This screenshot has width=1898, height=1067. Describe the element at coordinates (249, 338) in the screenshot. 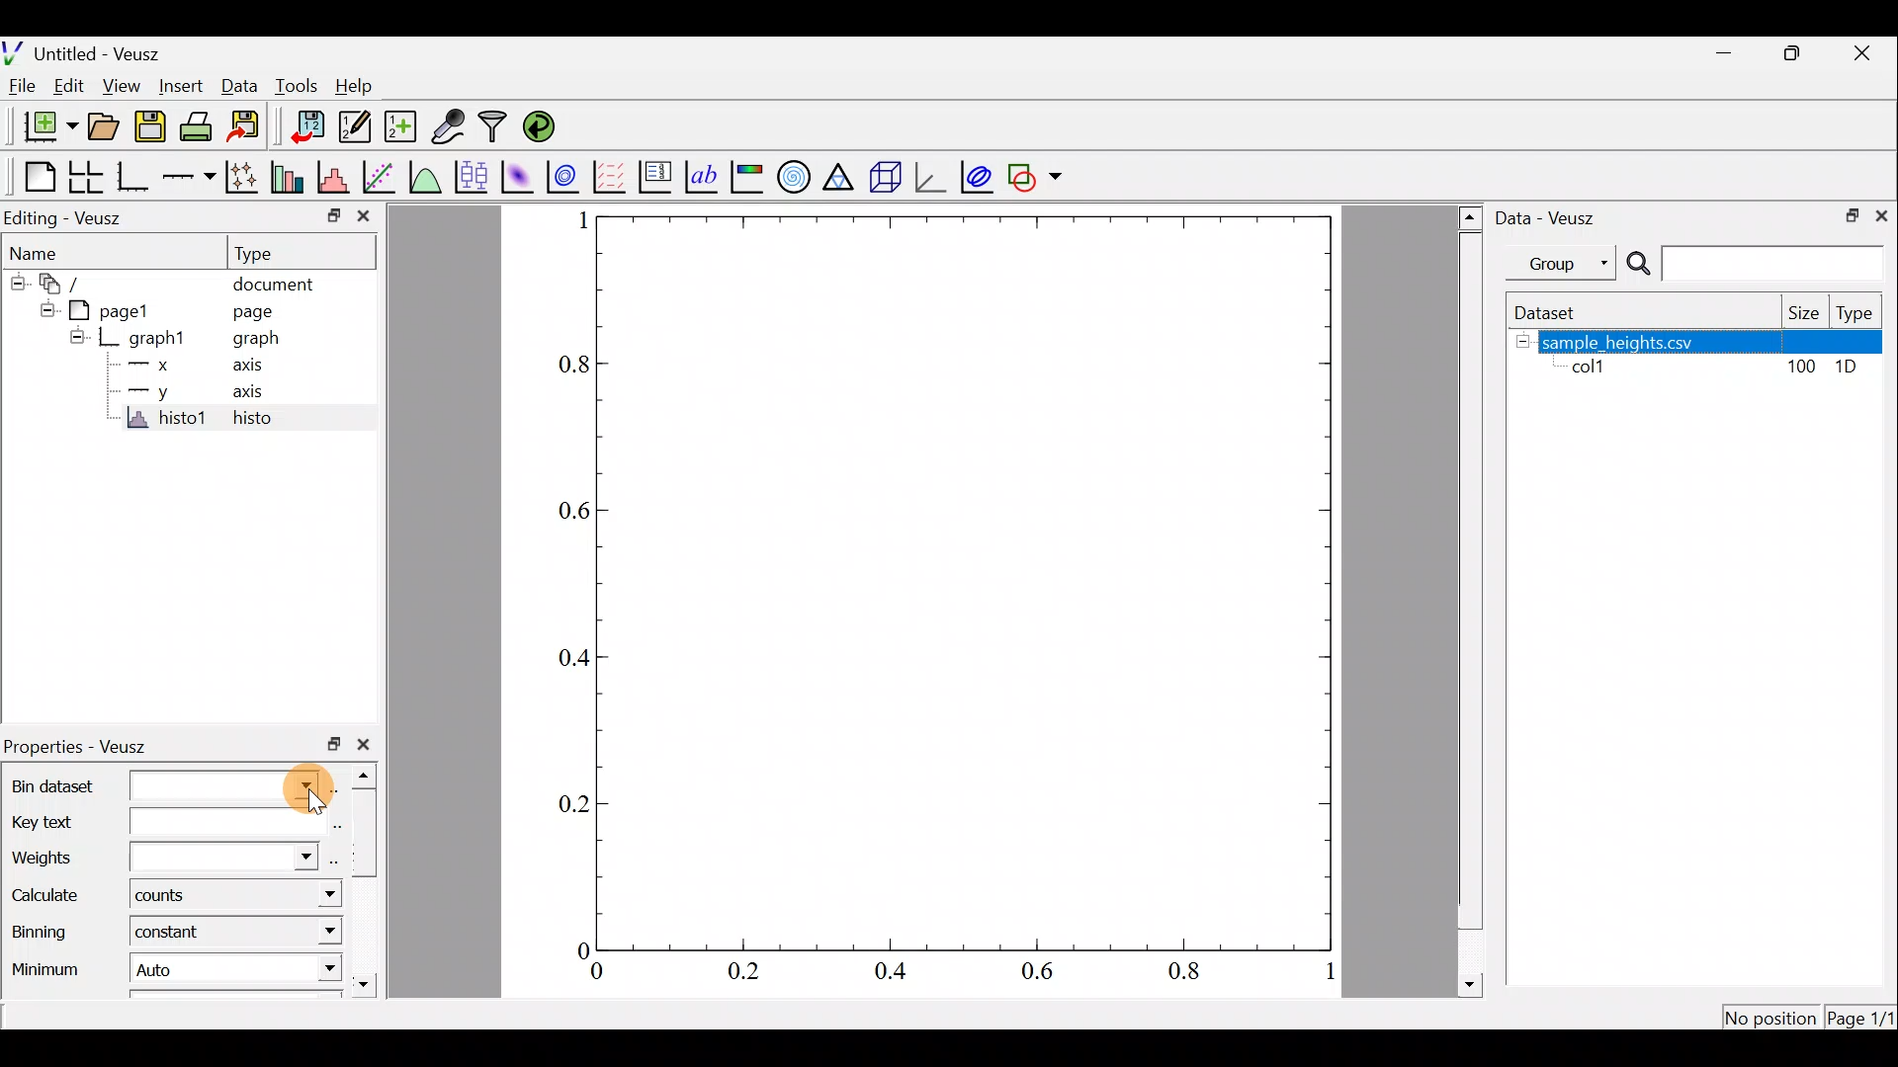

I see `graph` at that location.